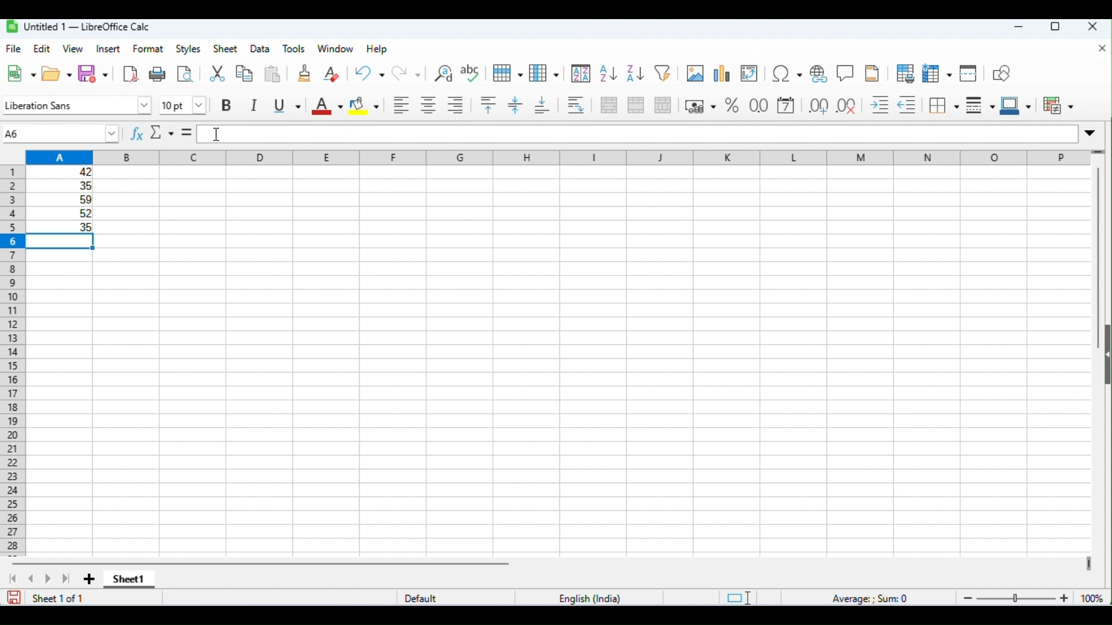 This screenshot has height=625, width=1112. I want to click on sheet 1 of 1, so click(60, 598).